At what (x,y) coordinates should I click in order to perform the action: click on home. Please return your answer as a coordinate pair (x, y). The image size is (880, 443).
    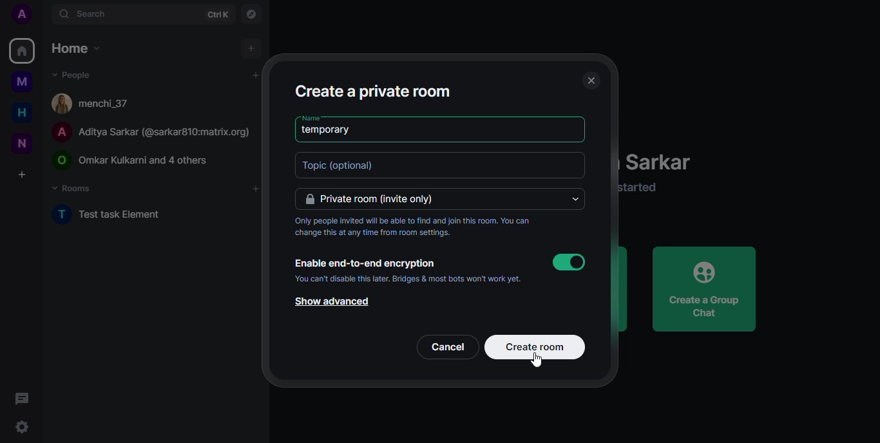
    Looking at the image, I should click on (21, 50).